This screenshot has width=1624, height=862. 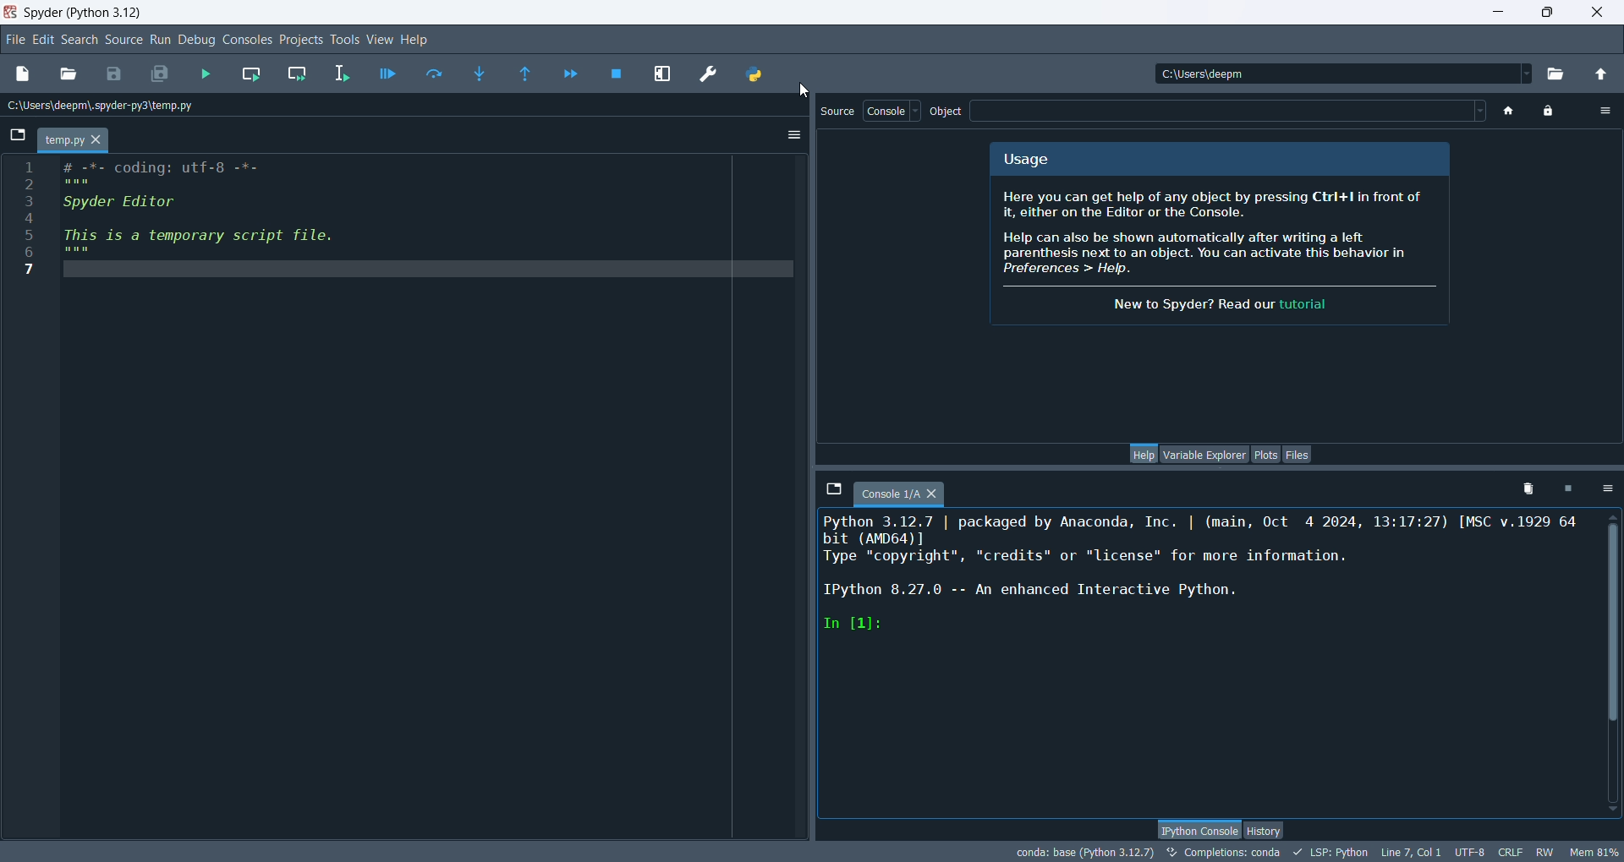 I want to click on maximize, so click(x=1547, y=12).